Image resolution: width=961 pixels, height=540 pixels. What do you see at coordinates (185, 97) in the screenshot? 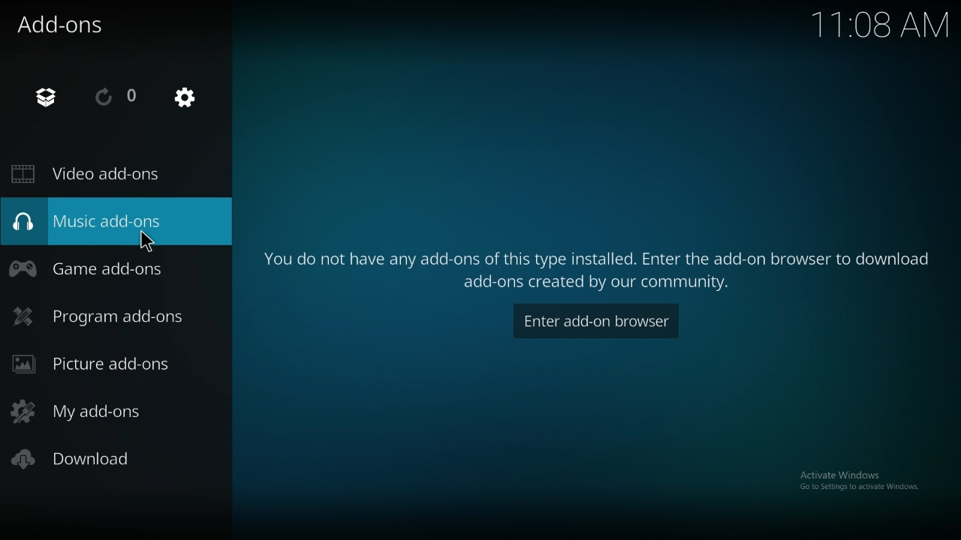
I see `settings` at bounding box center [185, 97].